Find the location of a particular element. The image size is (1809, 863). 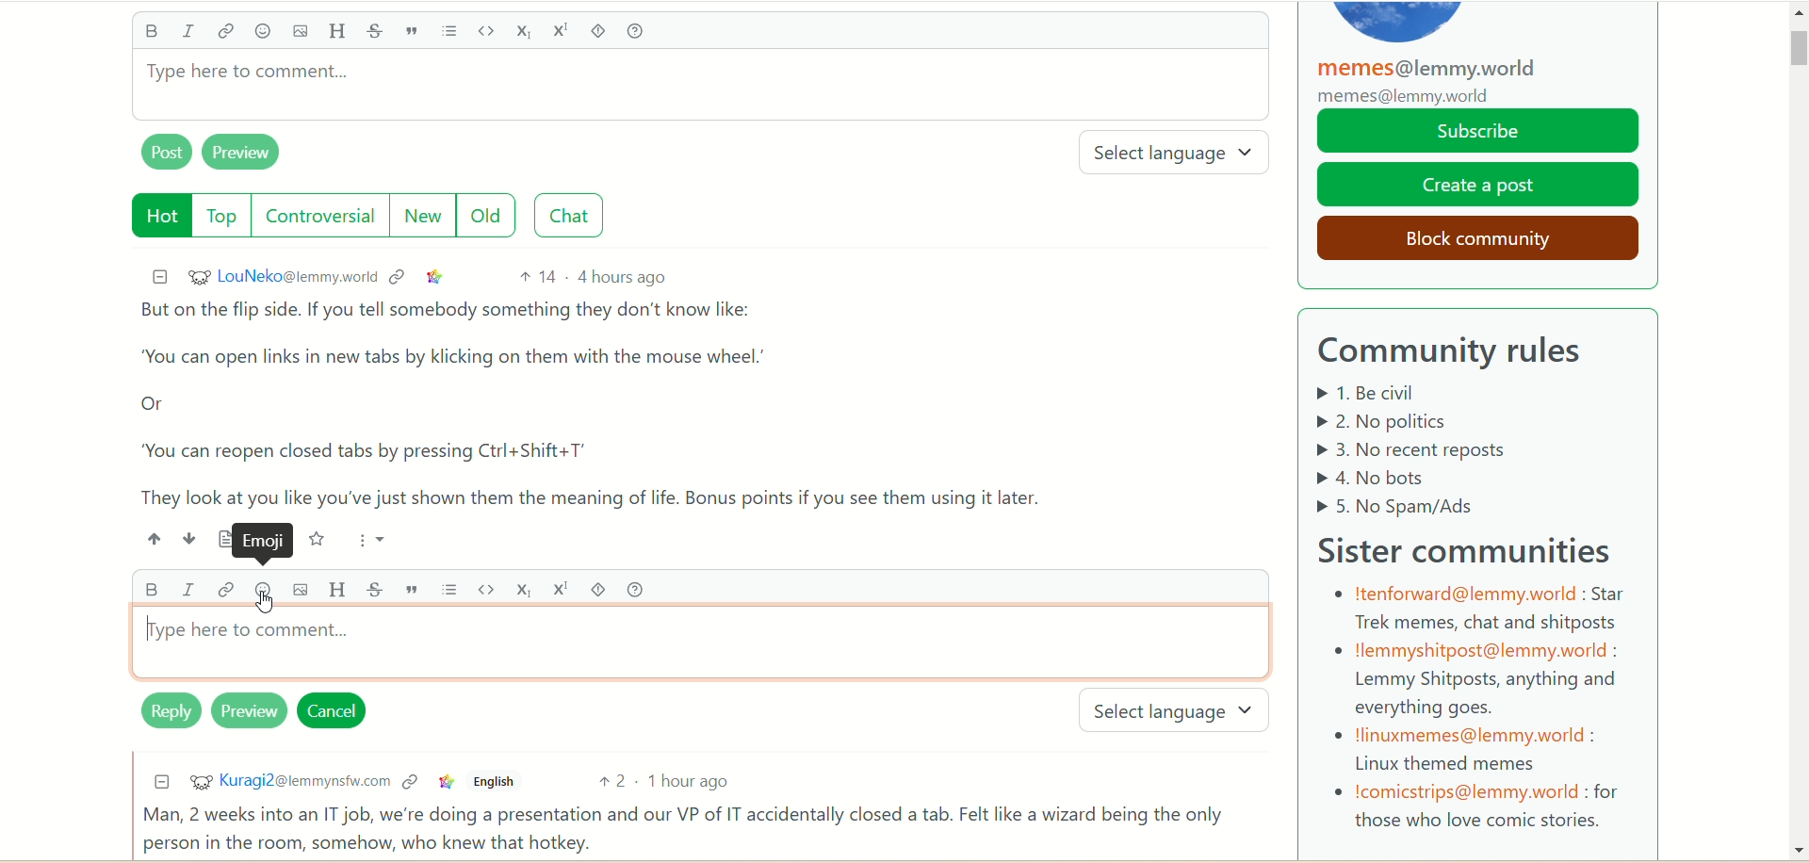

14 votes up is located at coordinates (537, 277).